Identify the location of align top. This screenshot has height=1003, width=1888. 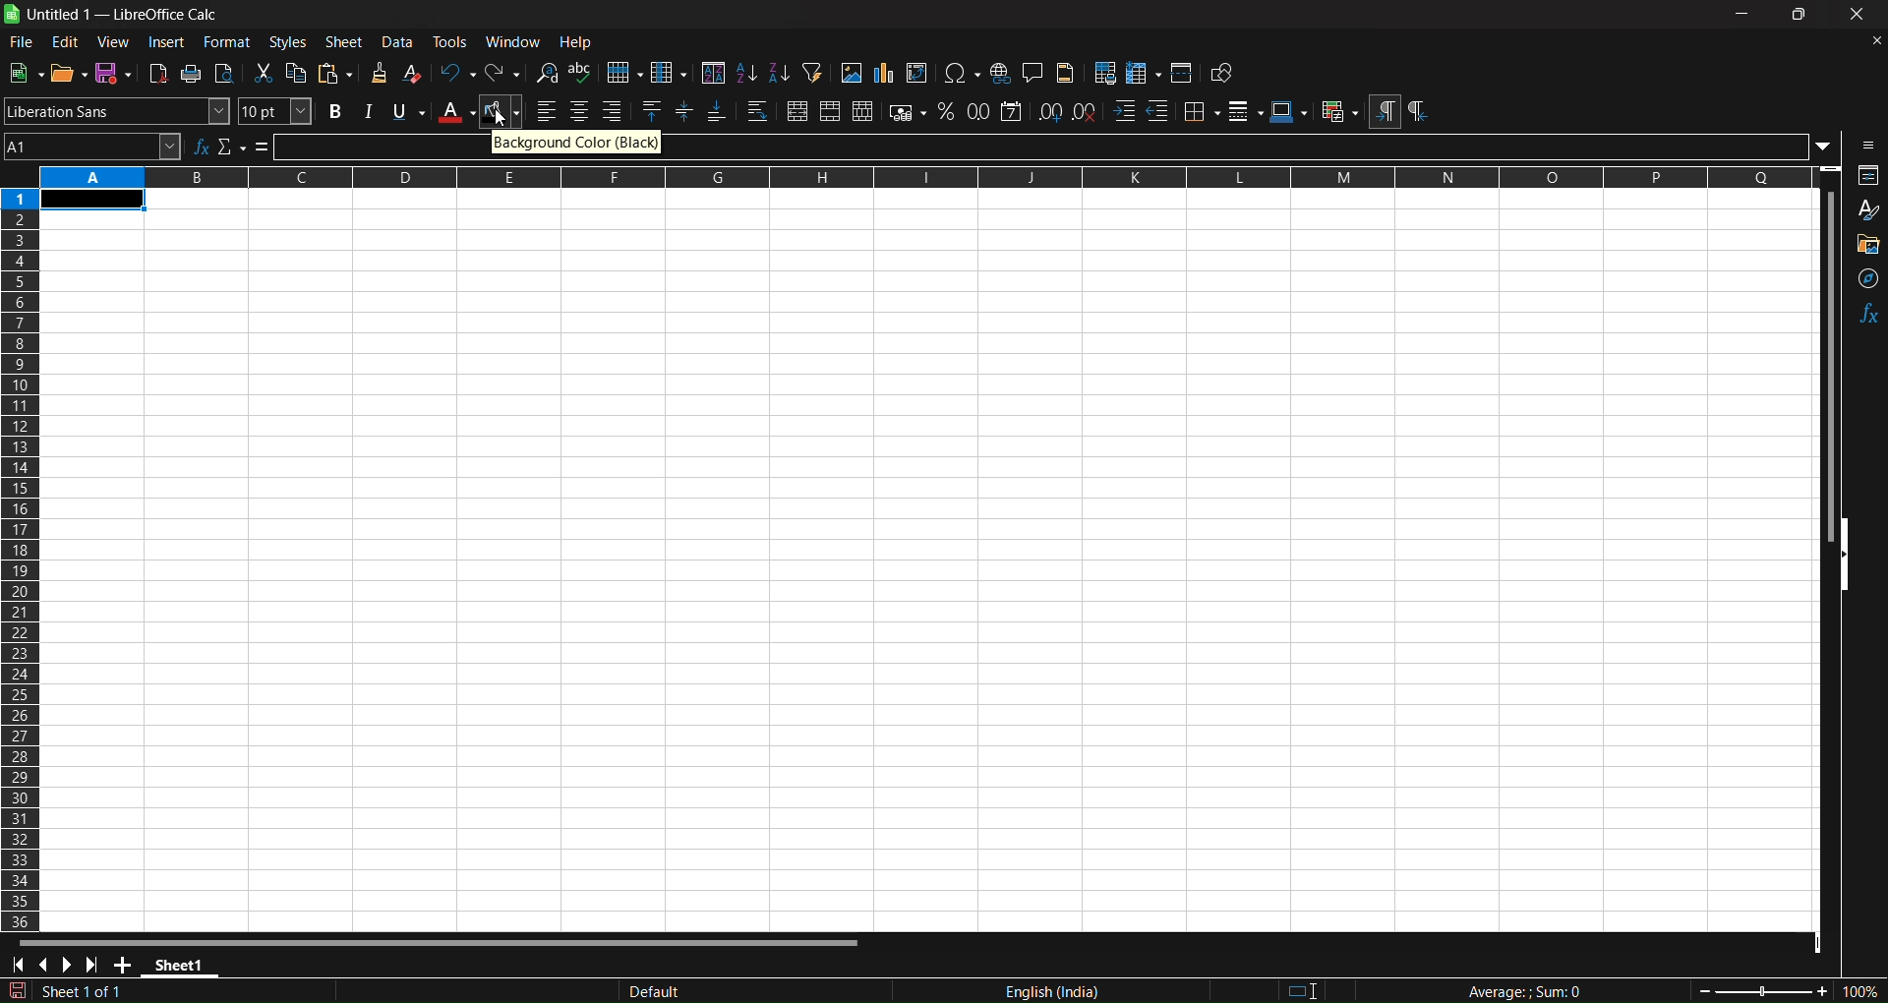
(652, 110).